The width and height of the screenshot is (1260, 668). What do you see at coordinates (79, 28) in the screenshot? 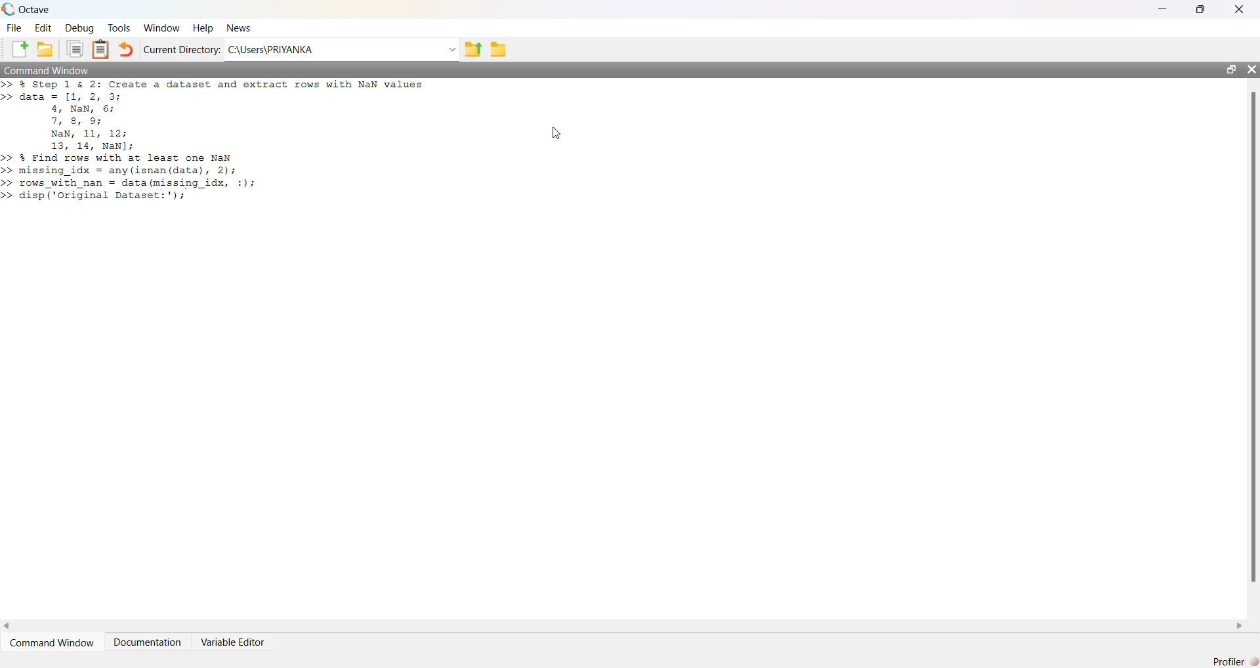
I see `Debug` at bounding box center [79, 28].